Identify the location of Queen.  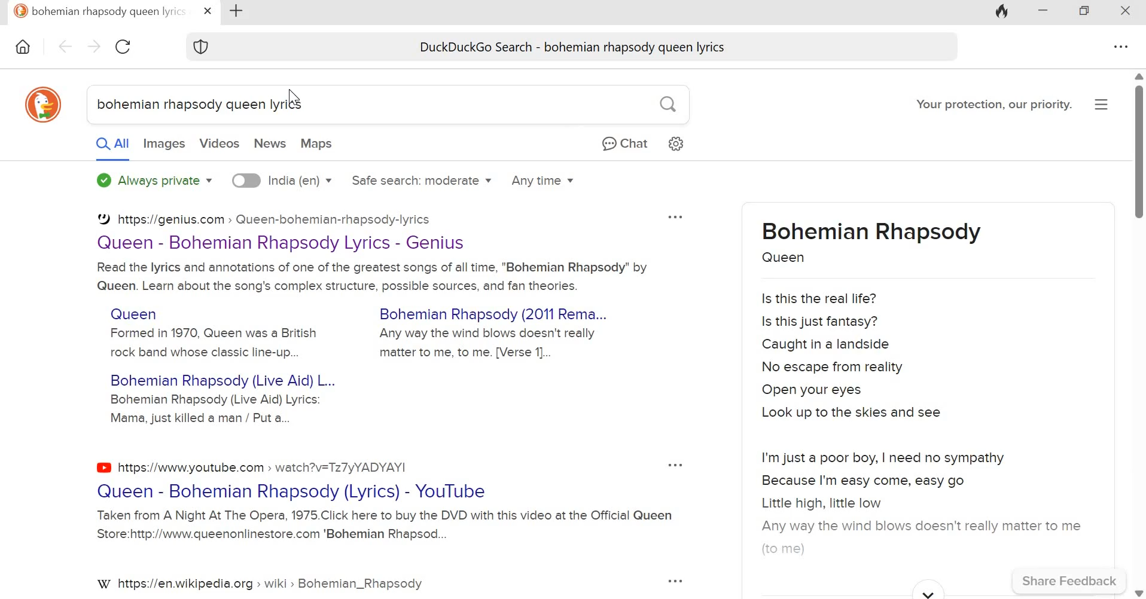
(788, 258).